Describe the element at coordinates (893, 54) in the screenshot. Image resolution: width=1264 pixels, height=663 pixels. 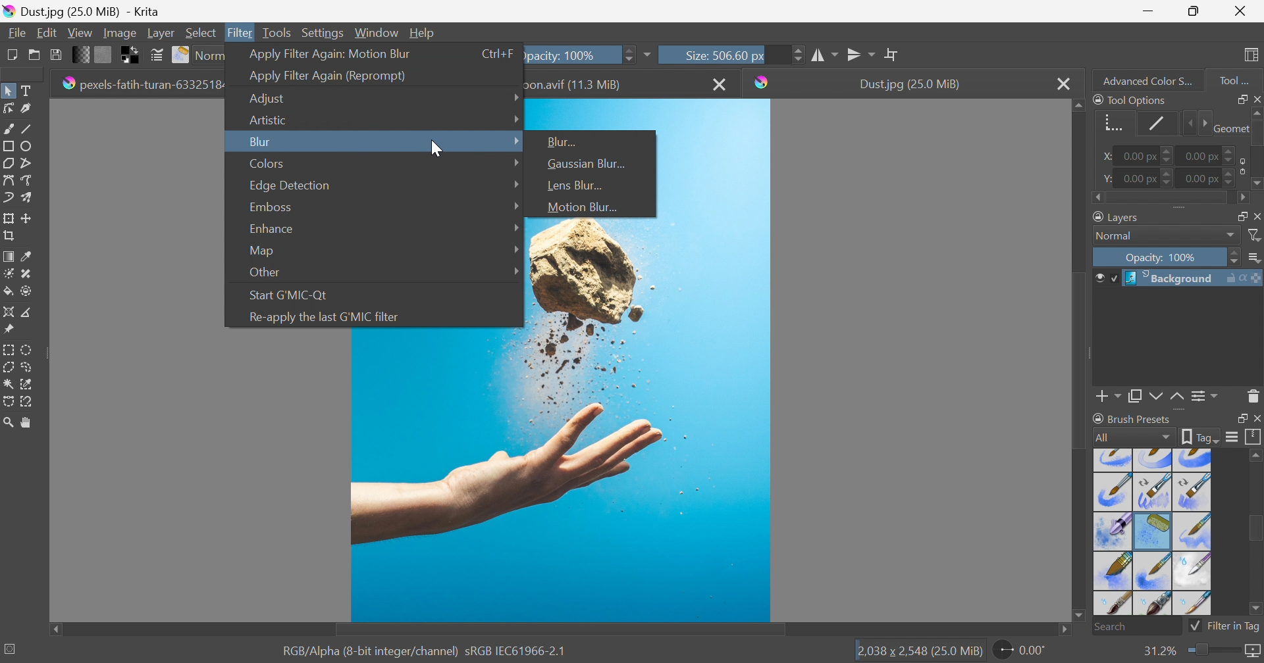
I see `Wrap around mode` at that location.